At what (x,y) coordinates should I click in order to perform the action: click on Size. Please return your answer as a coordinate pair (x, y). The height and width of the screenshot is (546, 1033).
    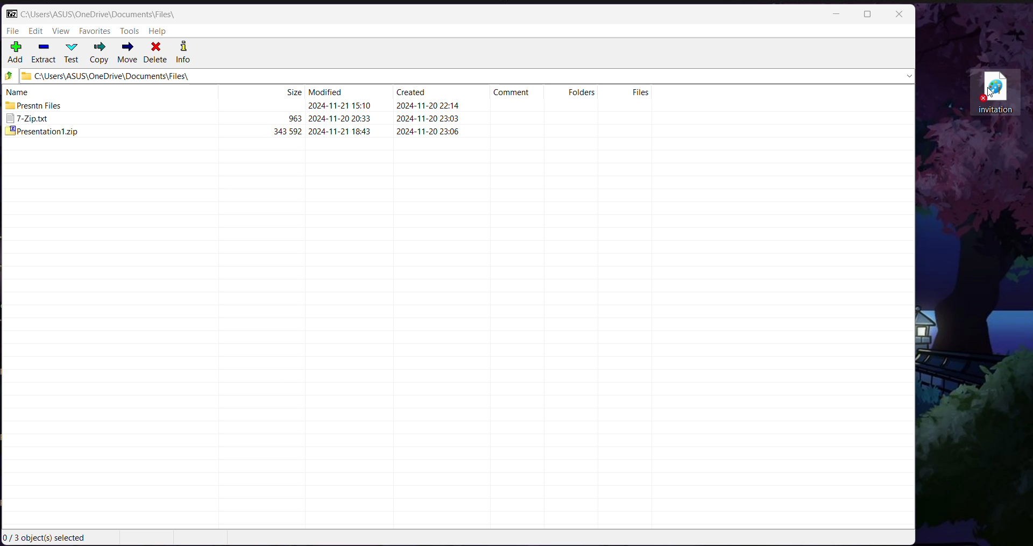
    Looking at the image, I should click on (294, 91).